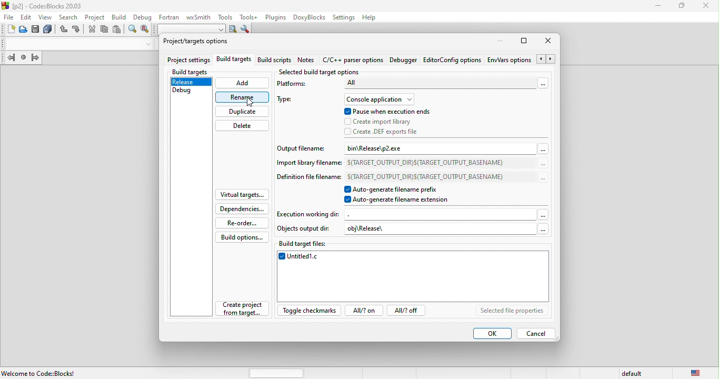 The width and height of the screenshot is (719, 379). What do you see at coordinates (414, 277) in the screenshot?
I see `untitled` at bounding box center [414, 277].